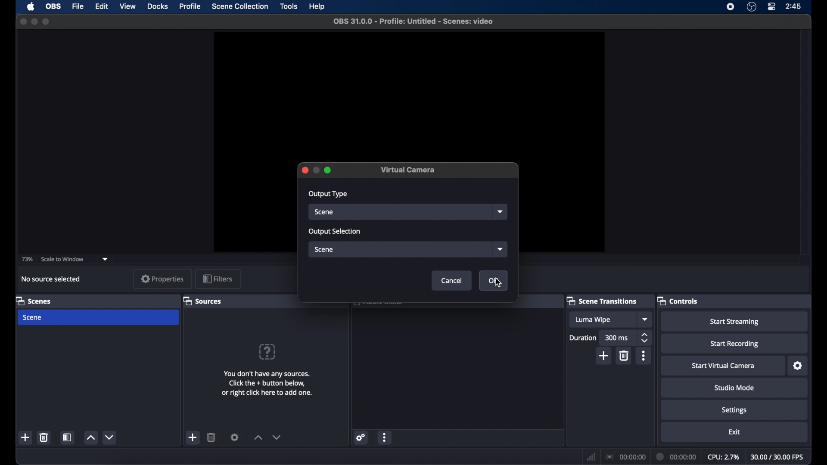 The image size is (827, 465). Describe the element at coordinates (289, 6) in the screenshot. I see `tools` at that location.